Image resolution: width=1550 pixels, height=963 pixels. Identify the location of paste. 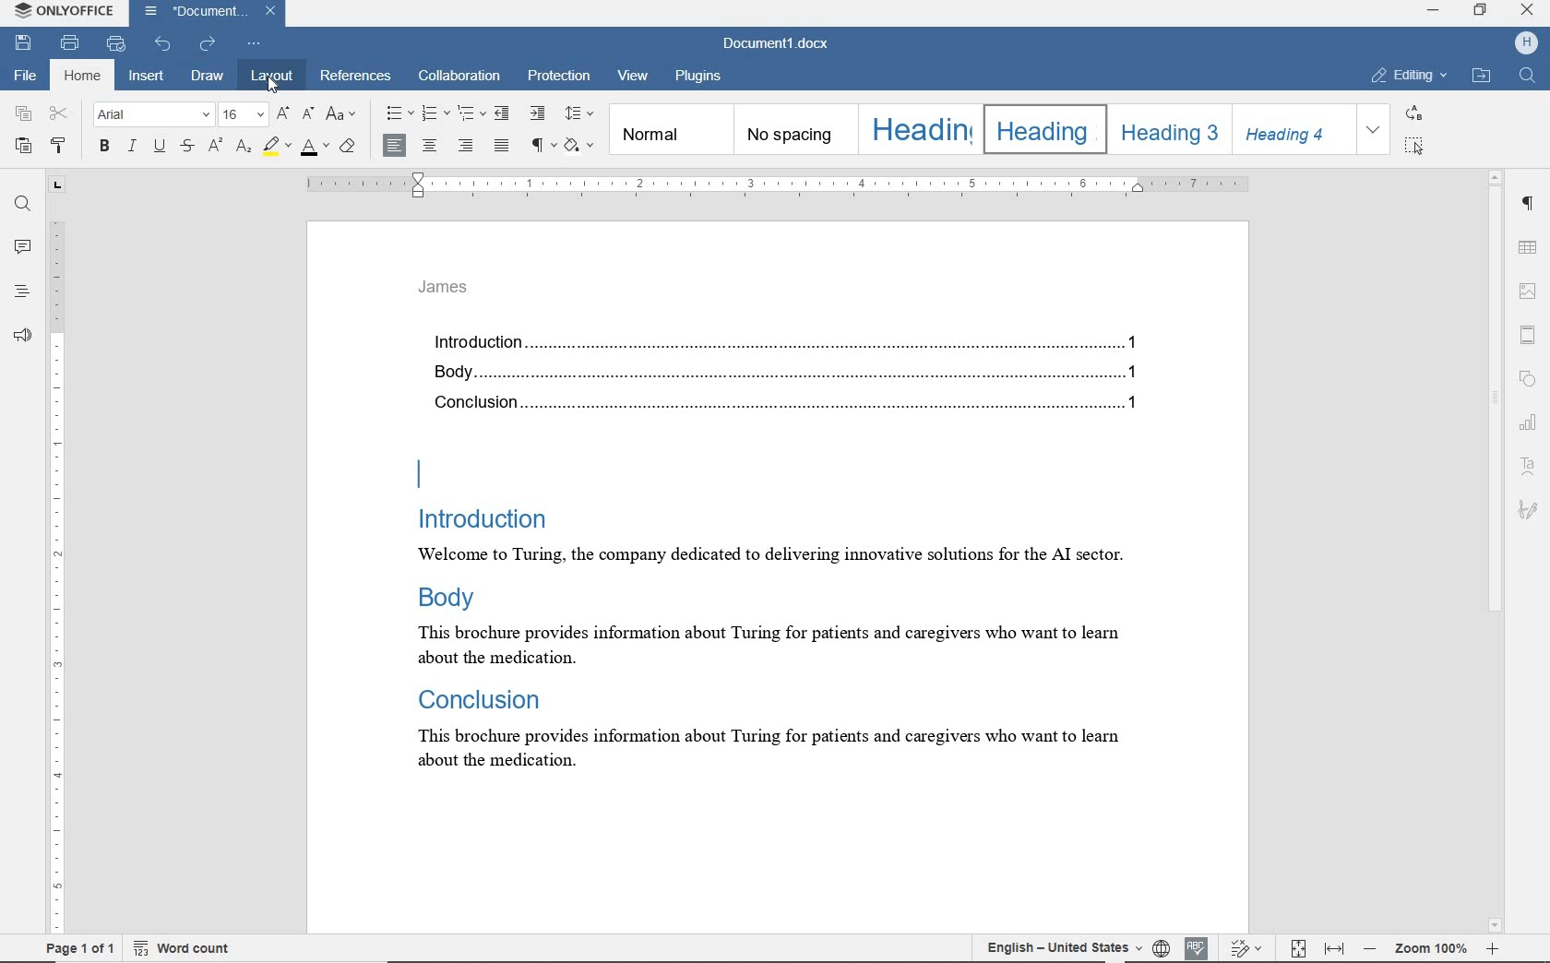
(23, 146).